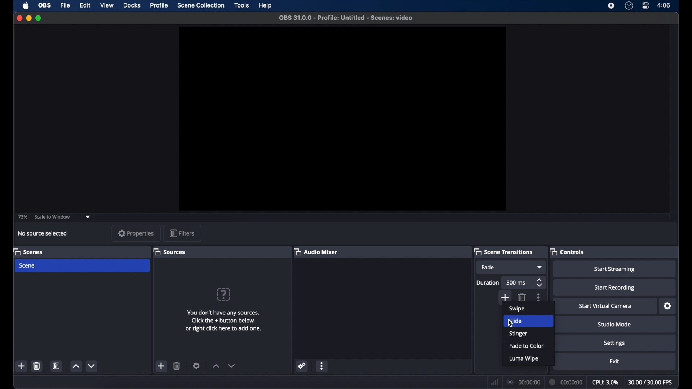  Describe the element at coordinates (302, 366) in the screenshot. I see `settings` at that location.